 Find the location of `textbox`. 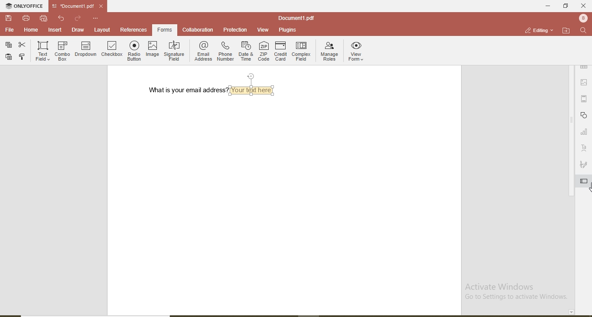

textbox is located at coordinates (252, 90).